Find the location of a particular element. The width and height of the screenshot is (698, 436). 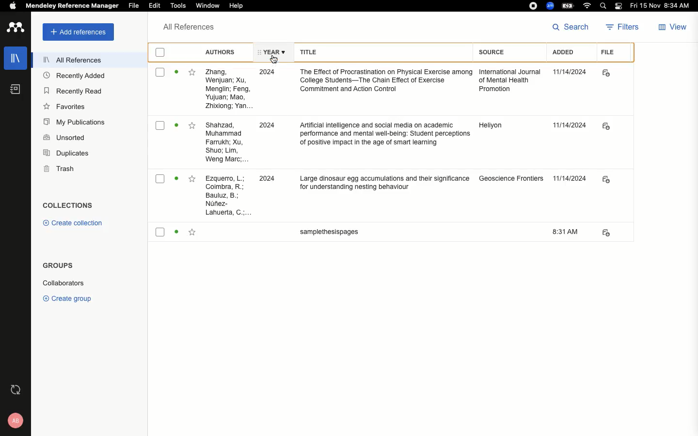

Charge is located at coordinates (570, 6).